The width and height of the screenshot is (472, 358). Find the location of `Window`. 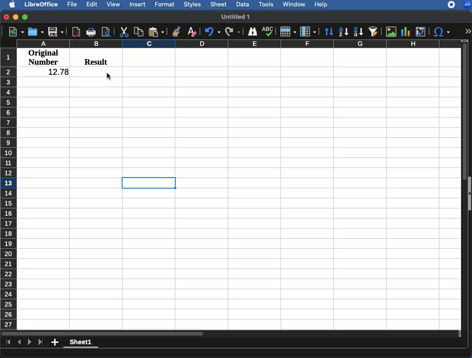

Window is located at coordinates (294, 5).